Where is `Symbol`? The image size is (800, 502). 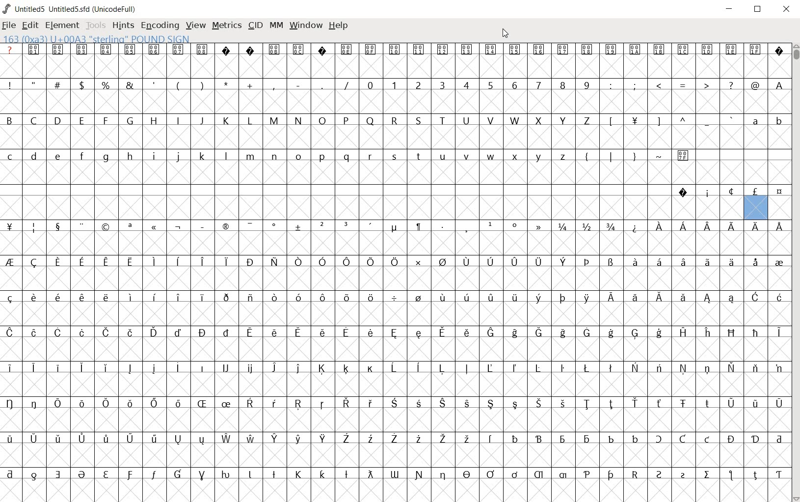 Symbol is located at coordinates (346, 262).